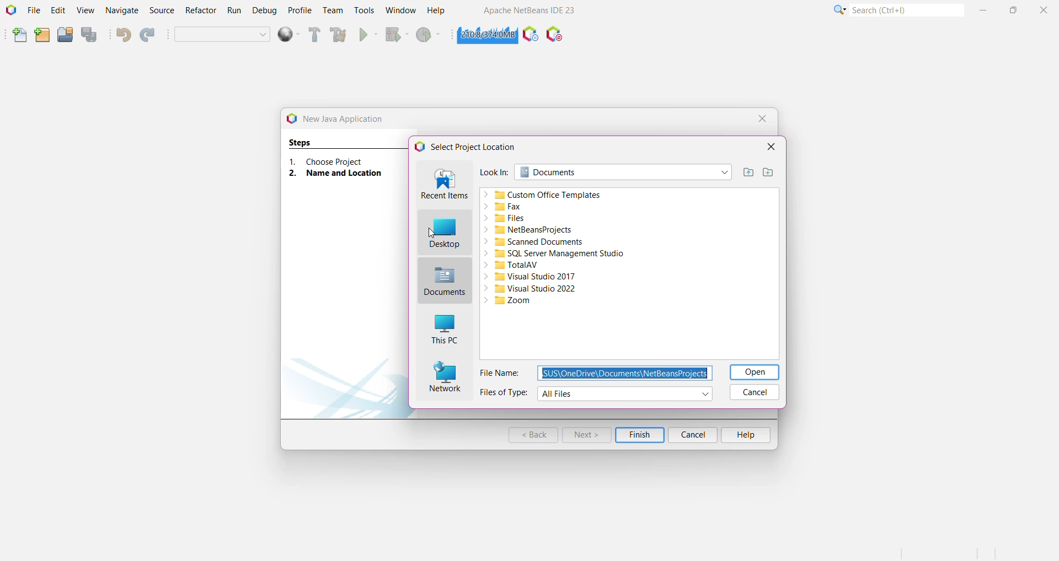 The image size is (1059, 561). What do you see at coordinates (625, 373) in the screenshot?
I see `Set Filename` at bounding box center [625, 373].